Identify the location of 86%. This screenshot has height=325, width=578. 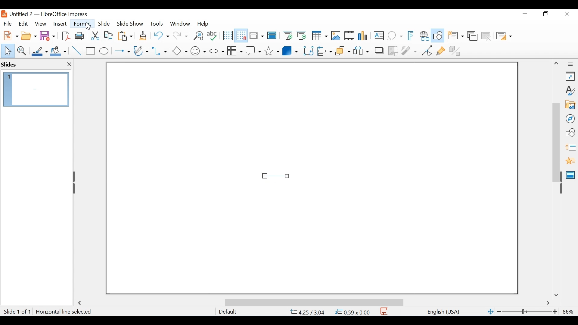
(569, 311).